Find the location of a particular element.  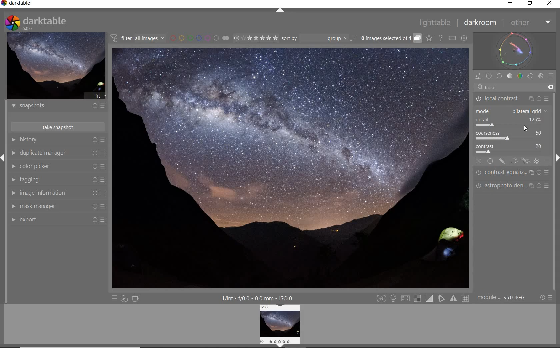

Options is located at coordinates (552, 297).